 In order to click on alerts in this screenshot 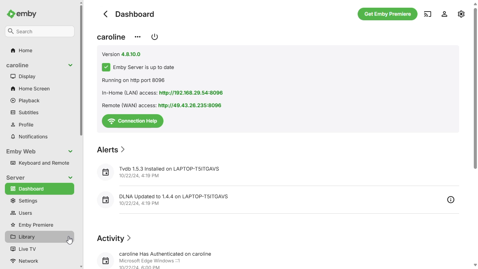, I will do `click(111, 150)`.